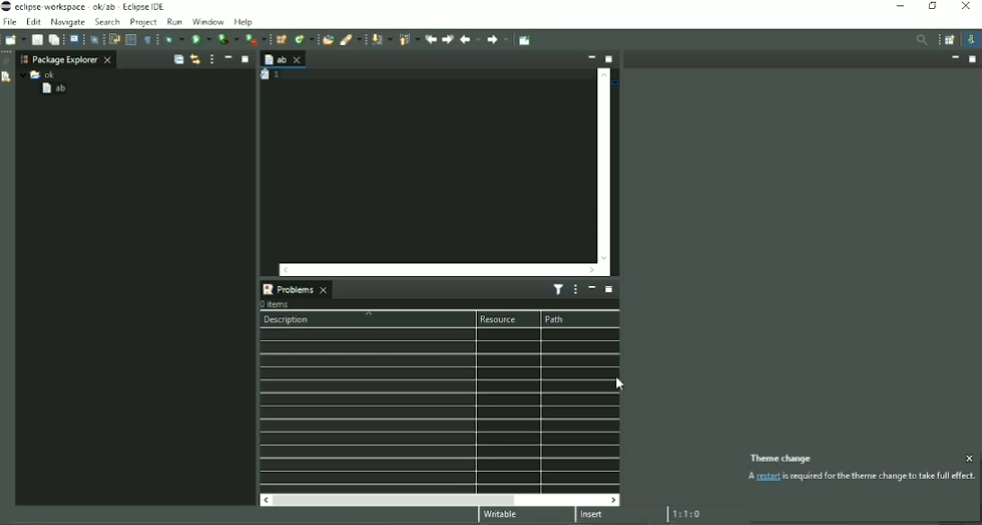 The width and height of the screenshot is (982, 525). I want to click on Collapse All, so click(178, 59).